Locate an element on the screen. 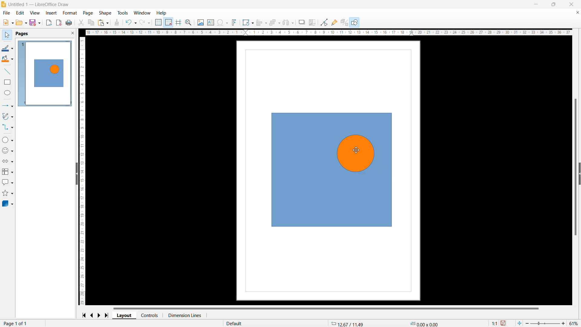 The height and width of the screenshot is (327, 581). insert textbox is located at coordinates (211, 23).